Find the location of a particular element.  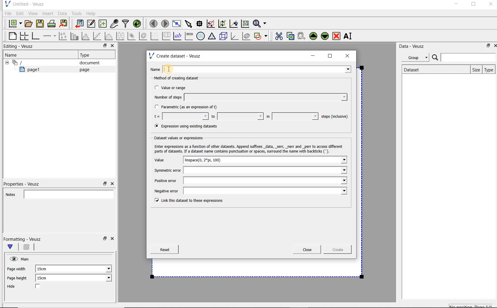

Data is located at coordinates (63, 13).